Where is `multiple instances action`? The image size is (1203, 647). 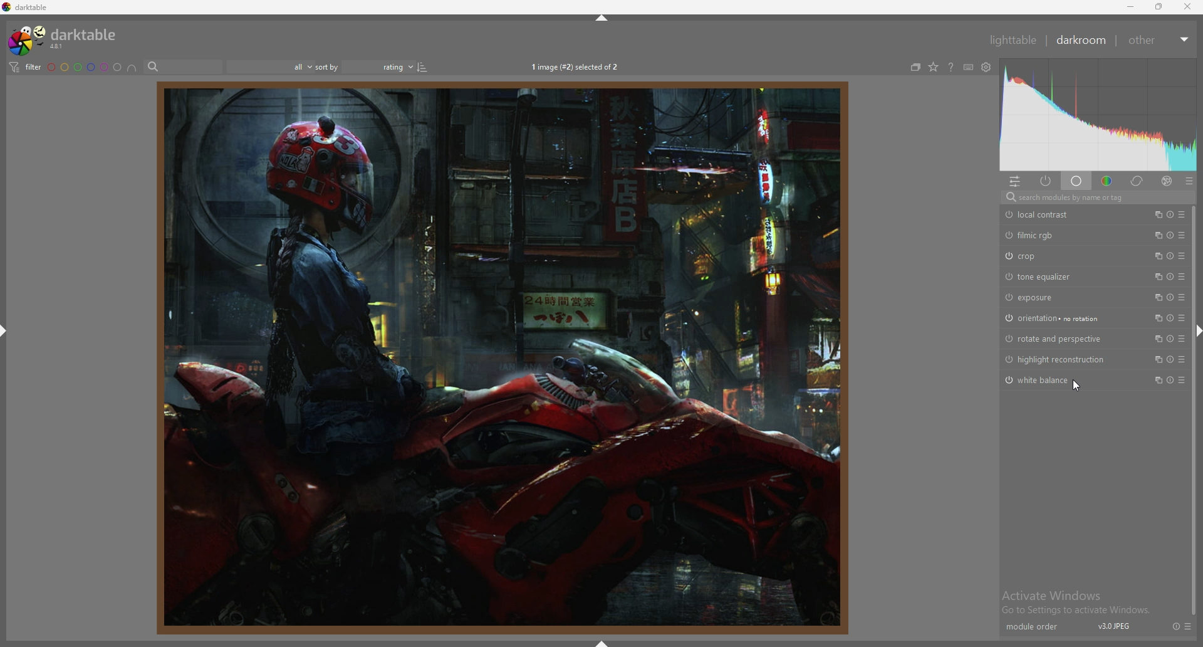
multiple instances action is located at coordinates (1155, 380).